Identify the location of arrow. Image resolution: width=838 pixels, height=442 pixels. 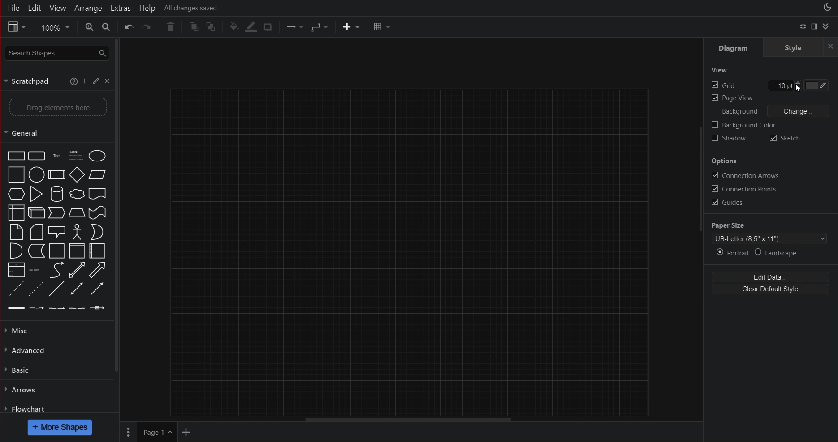
(36, 251).